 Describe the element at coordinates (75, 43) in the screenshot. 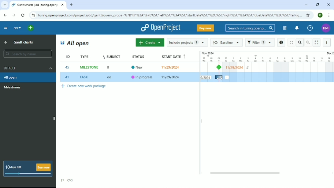

I see `All open` at that location.